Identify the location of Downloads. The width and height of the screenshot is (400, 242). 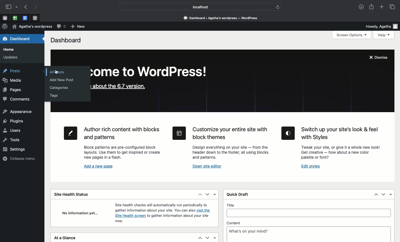
(360, 7).